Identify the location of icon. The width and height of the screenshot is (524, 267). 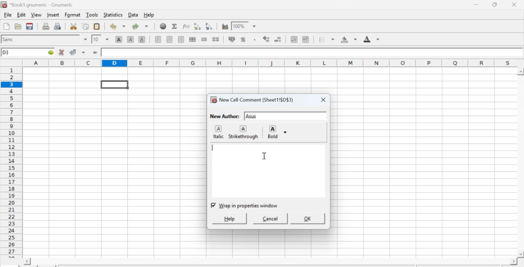
(214, 100).